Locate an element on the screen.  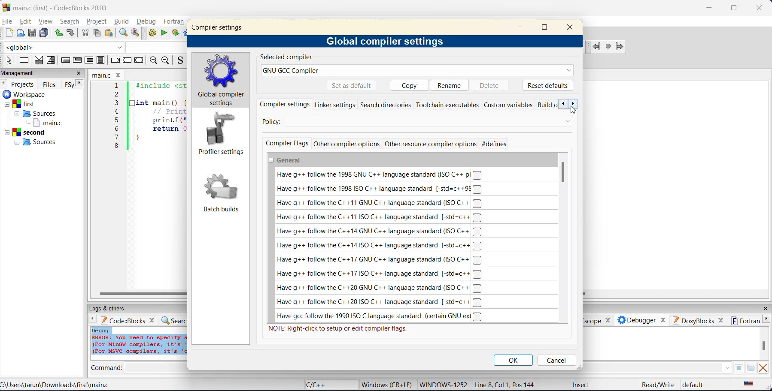
Have g++ follow the C++17 ISO C++ language standard [-std=c++ is located at coordinates (380, 274).